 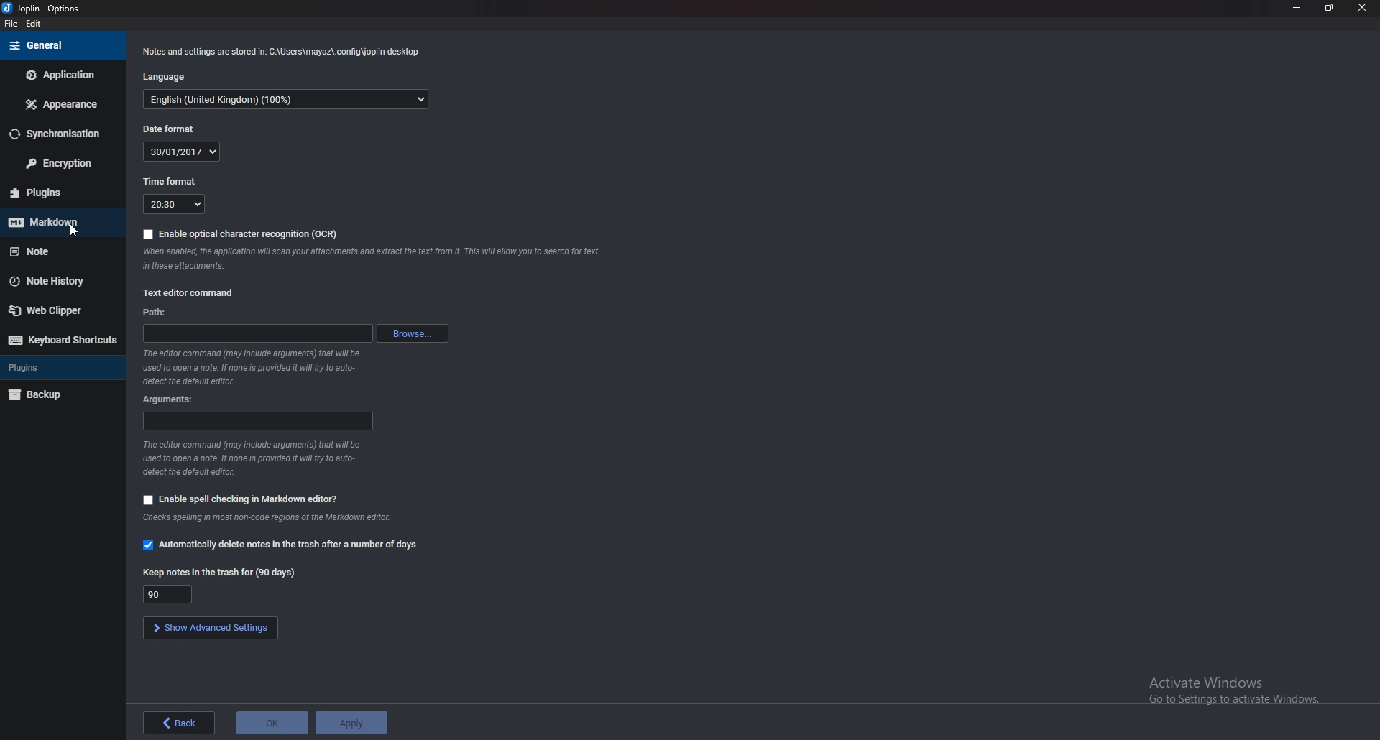 What do you see at coordinates (286, 50) in the screenshot?
I see `Info` at bounding box center [286, 50].